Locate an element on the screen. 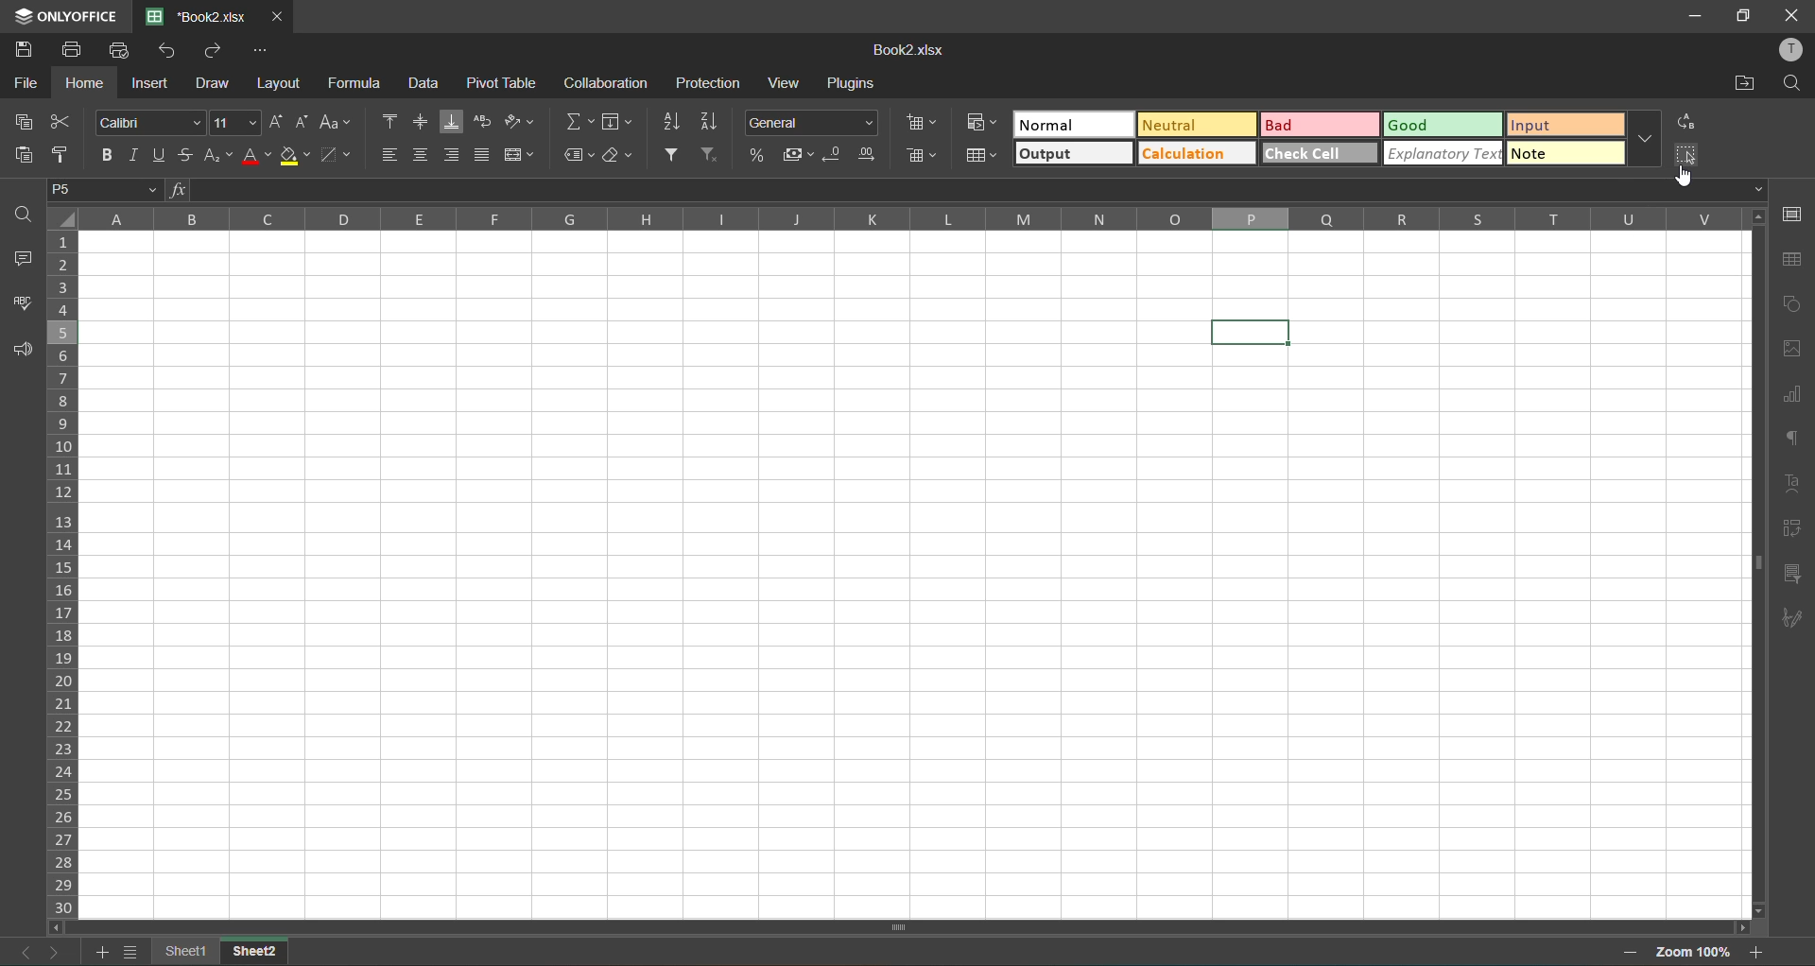 This screenshot has width=1815, height=966. neutral is located at coordinates (1195, 126).